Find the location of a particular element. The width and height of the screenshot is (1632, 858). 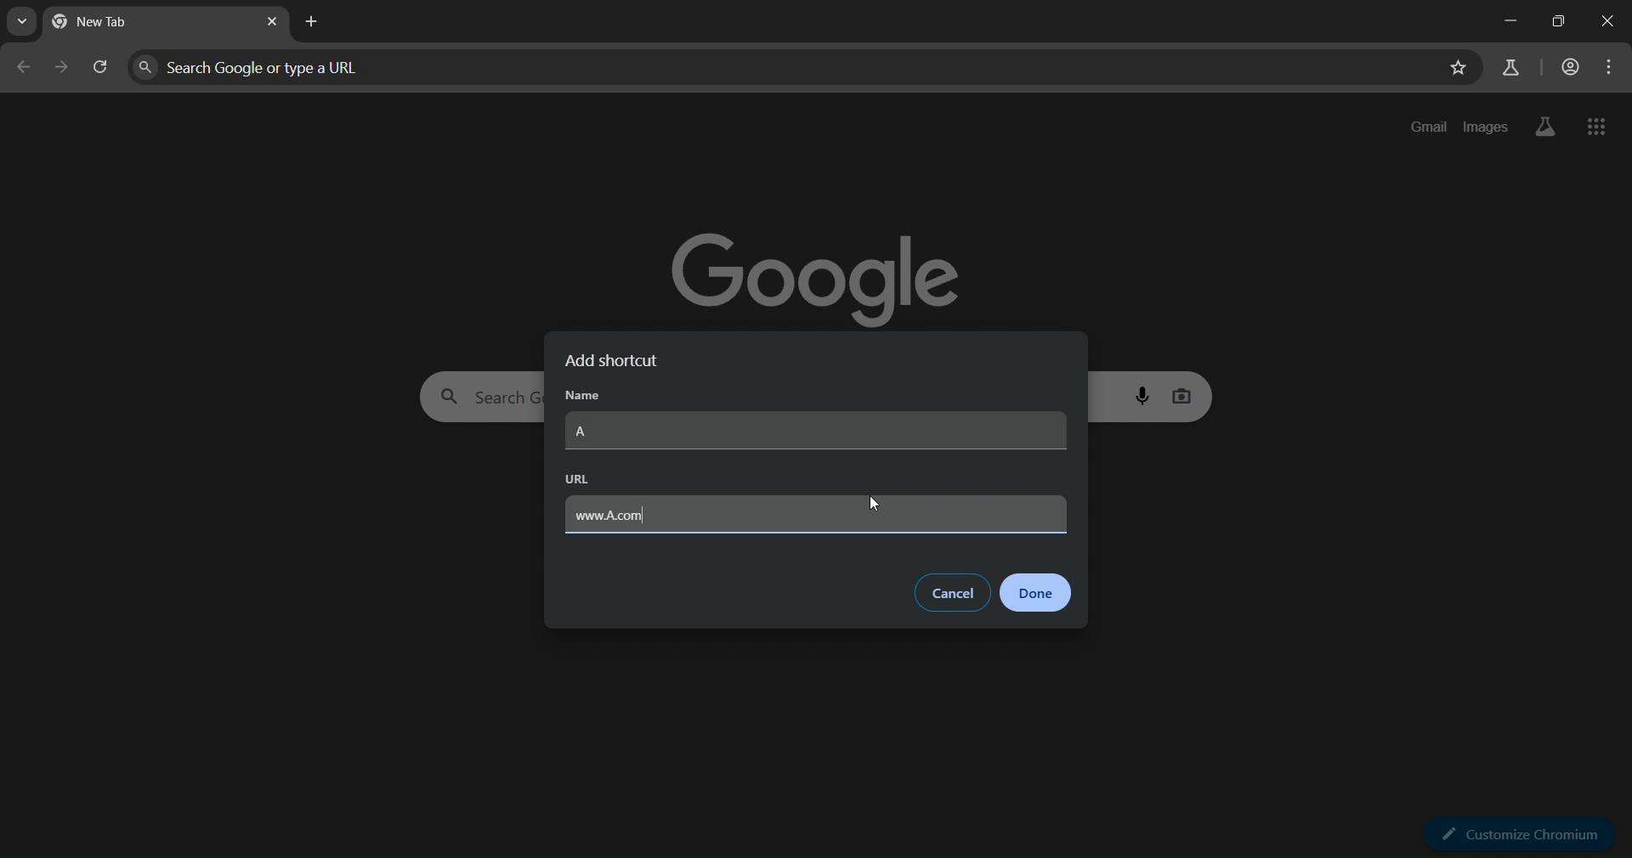

add shortcut is located at coordinates (620, 361).